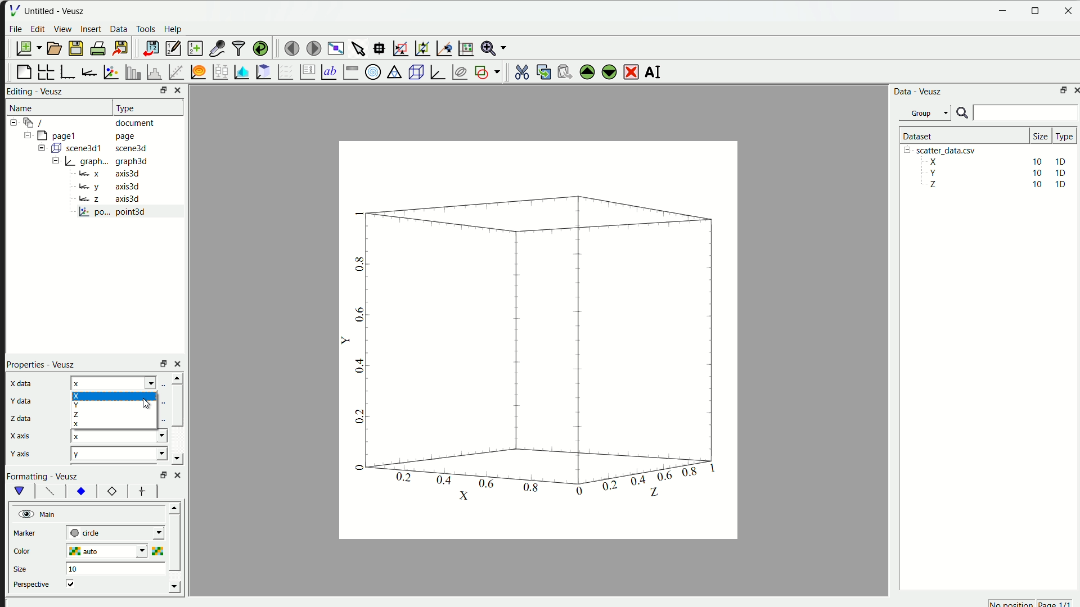 The image size is (1080, 607). I want to click on plot a vector field, so click(283, 72).